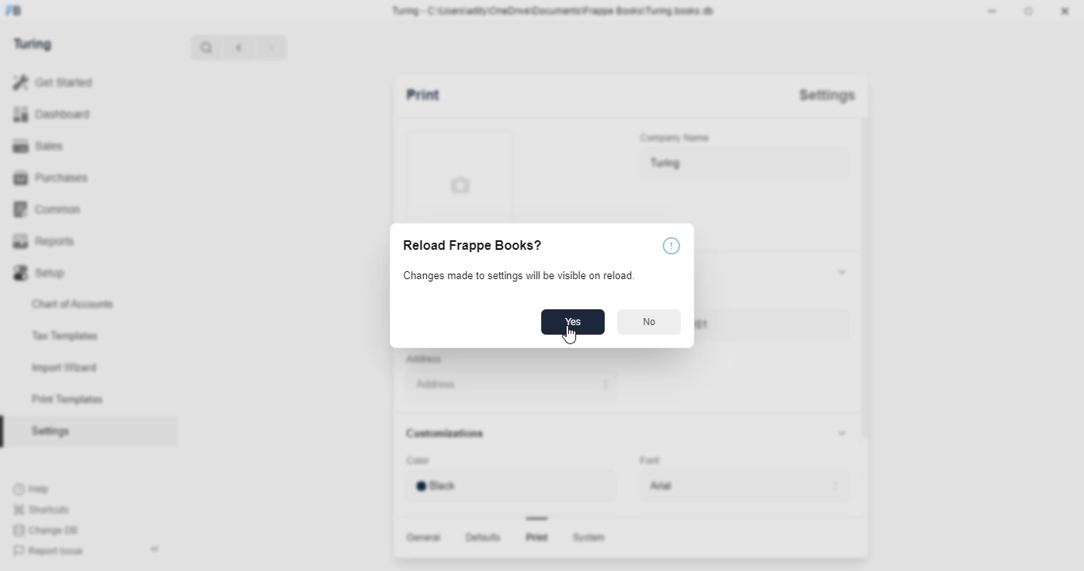 This screenshot has width=1084, height=571. I want to click on Get Started, so click(72, 81).